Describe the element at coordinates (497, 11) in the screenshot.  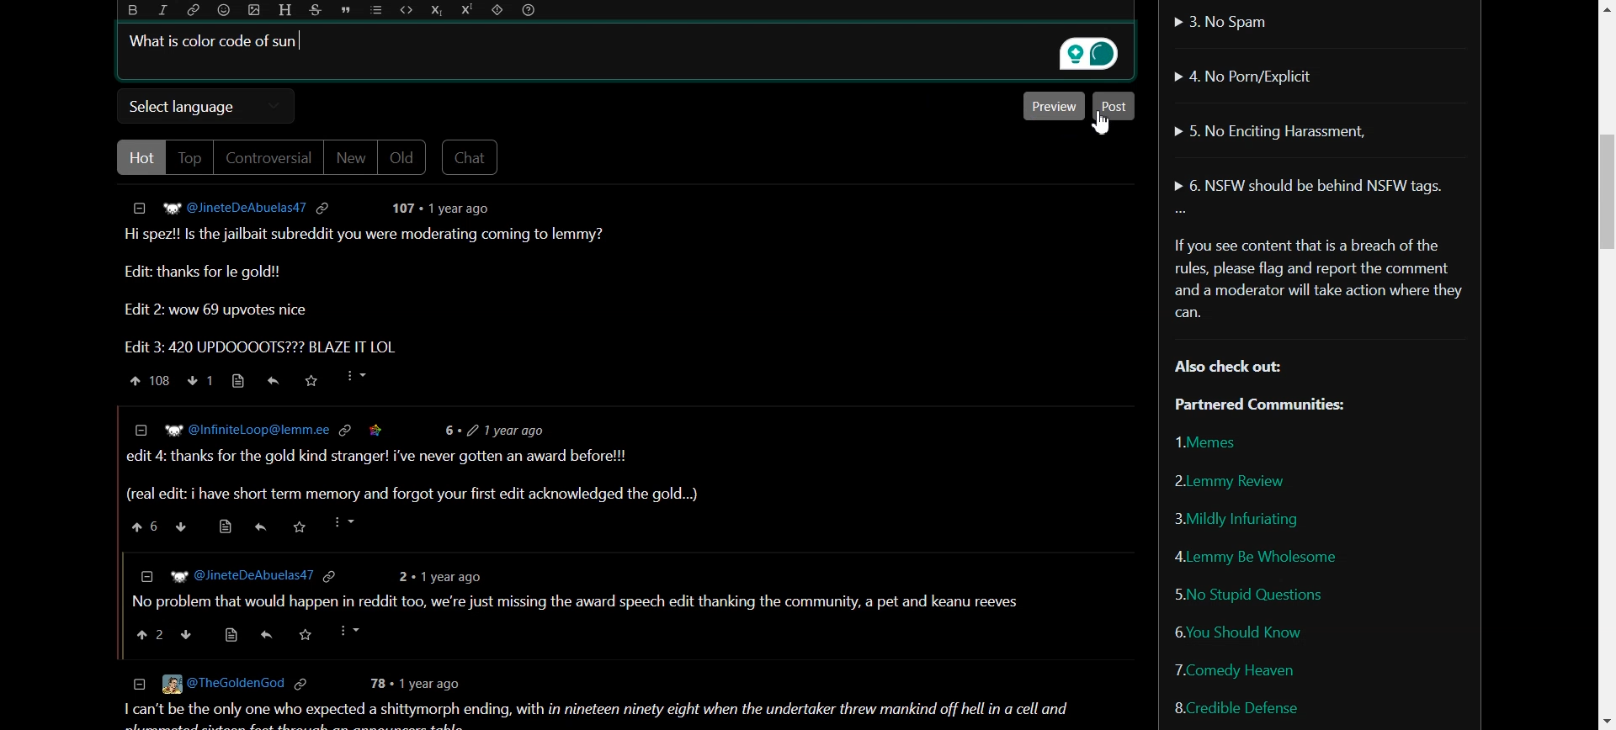
I see `Spoiler` at that location.